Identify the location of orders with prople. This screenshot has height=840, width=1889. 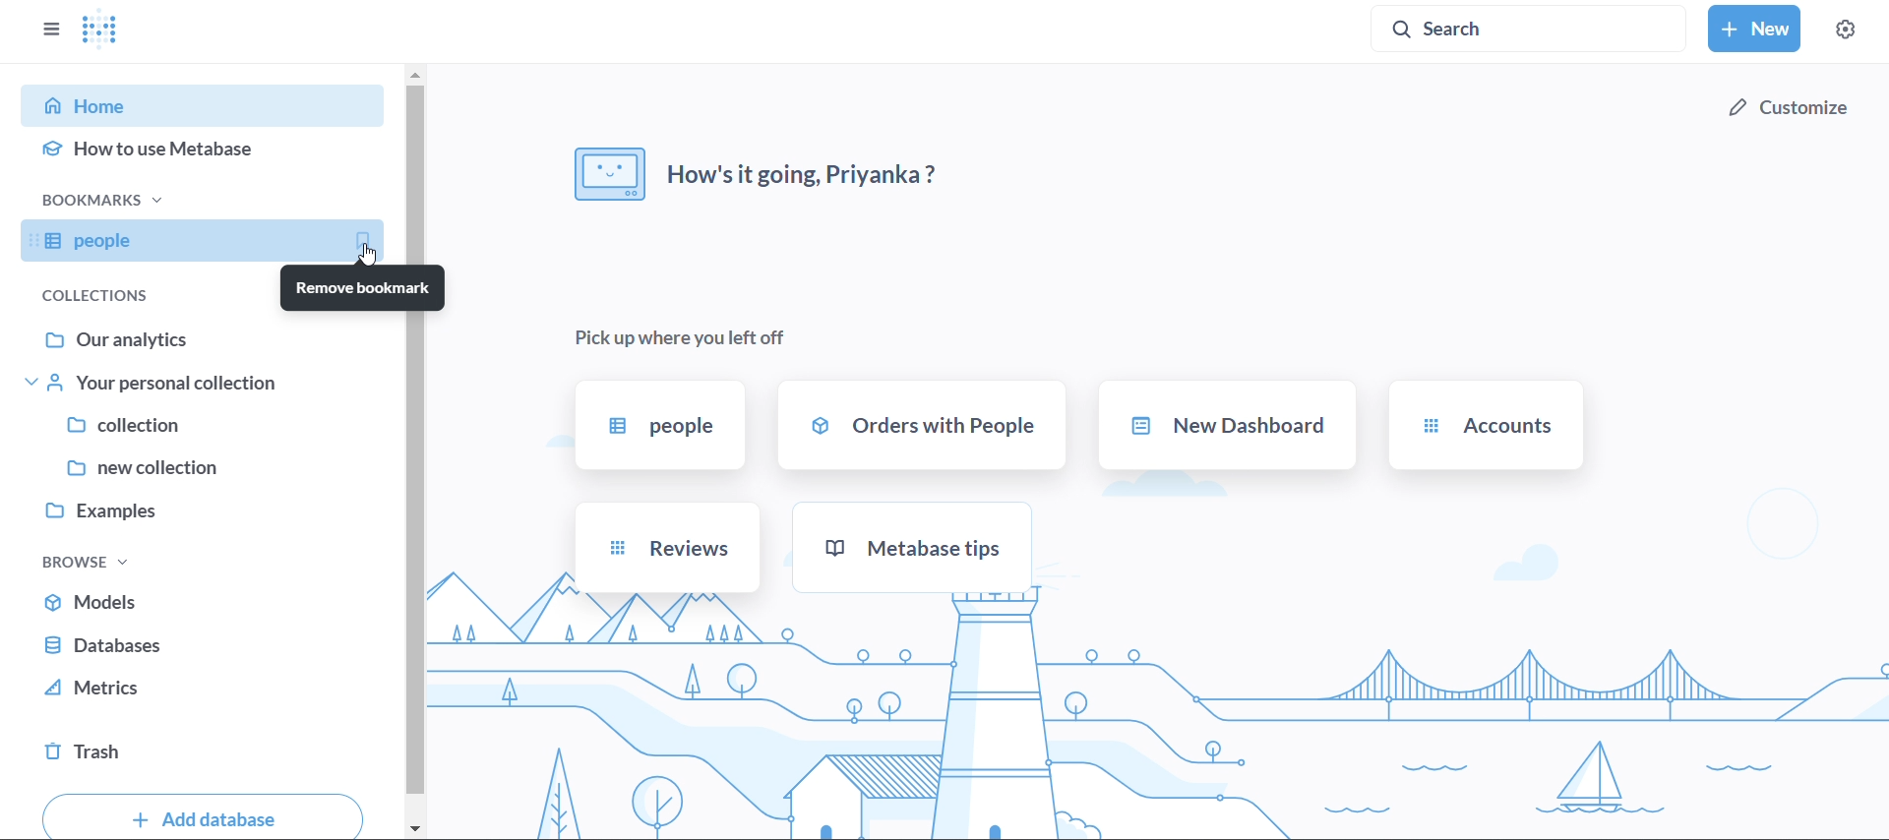
(923, 426).